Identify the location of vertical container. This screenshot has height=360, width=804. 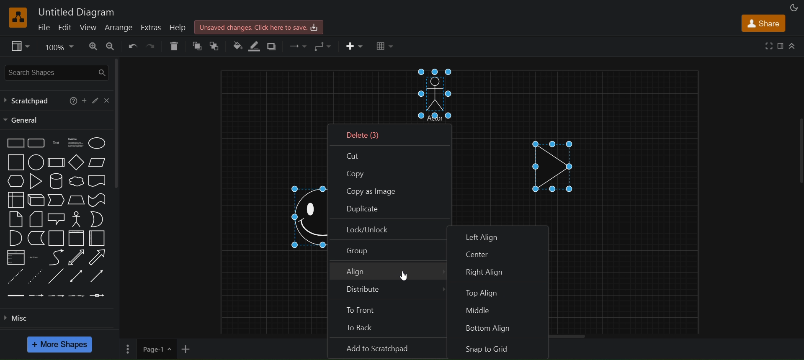
(76, 238).